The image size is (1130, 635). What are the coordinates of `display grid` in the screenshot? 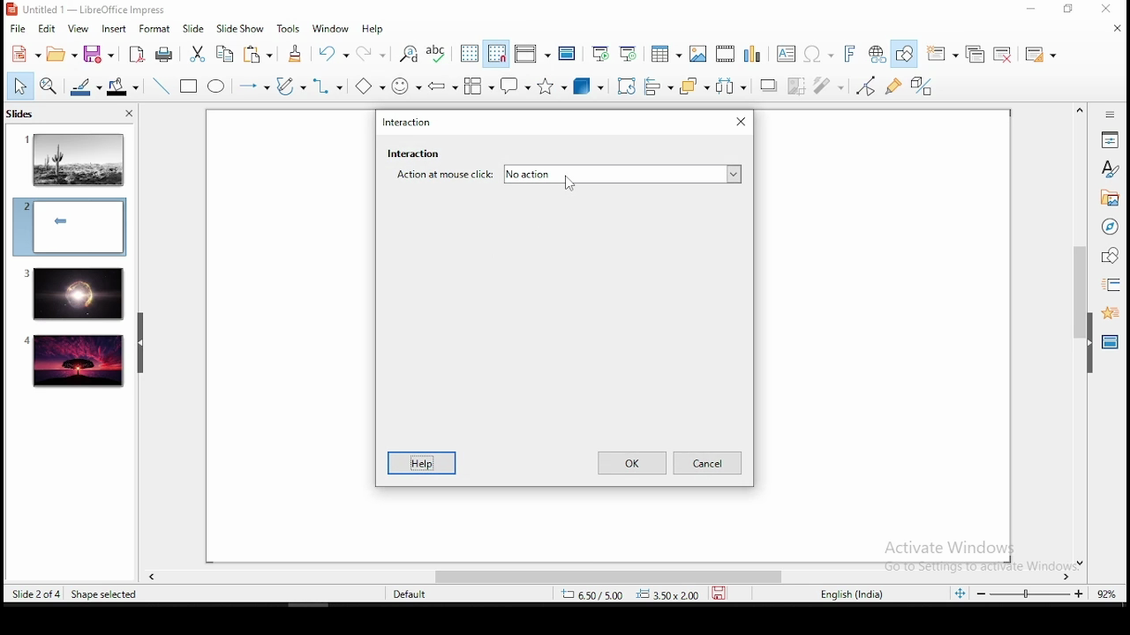 It's located at (469, 53).